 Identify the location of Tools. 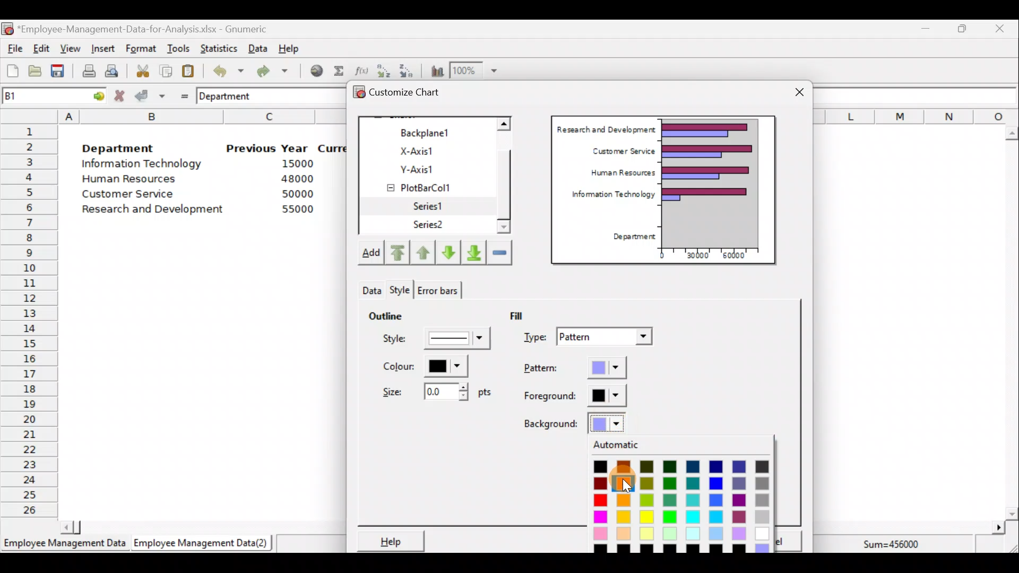
(178, 49).